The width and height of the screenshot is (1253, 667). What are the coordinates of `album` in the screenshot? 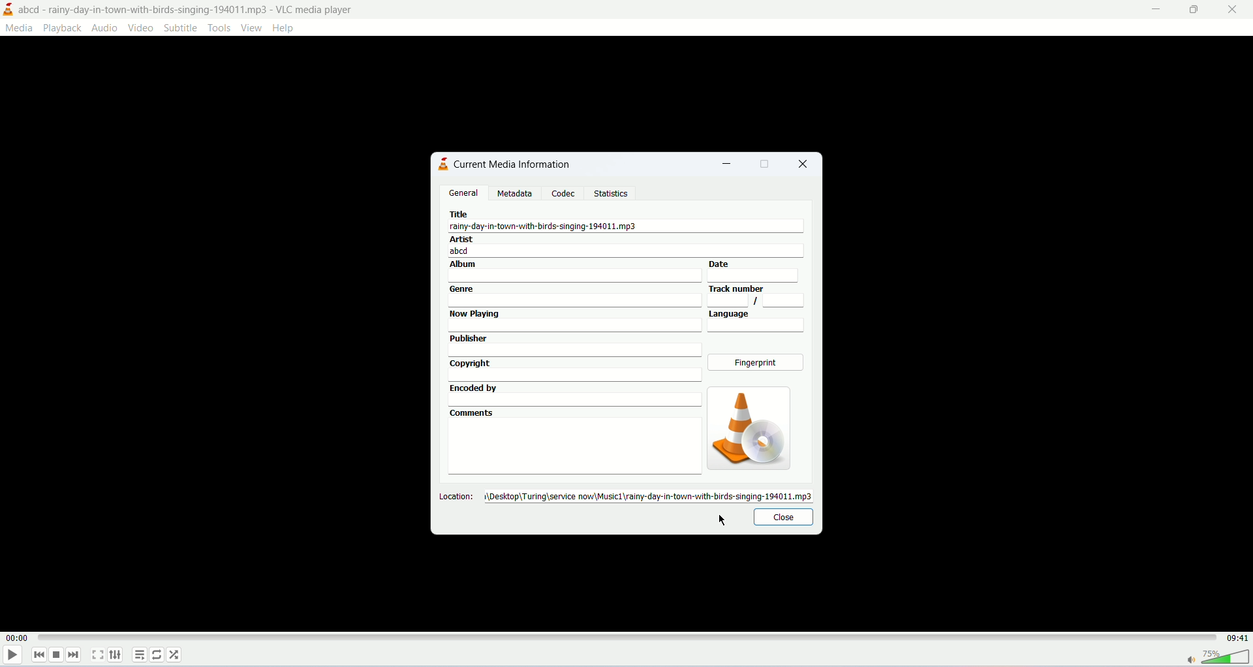 It's located at (574, 271).